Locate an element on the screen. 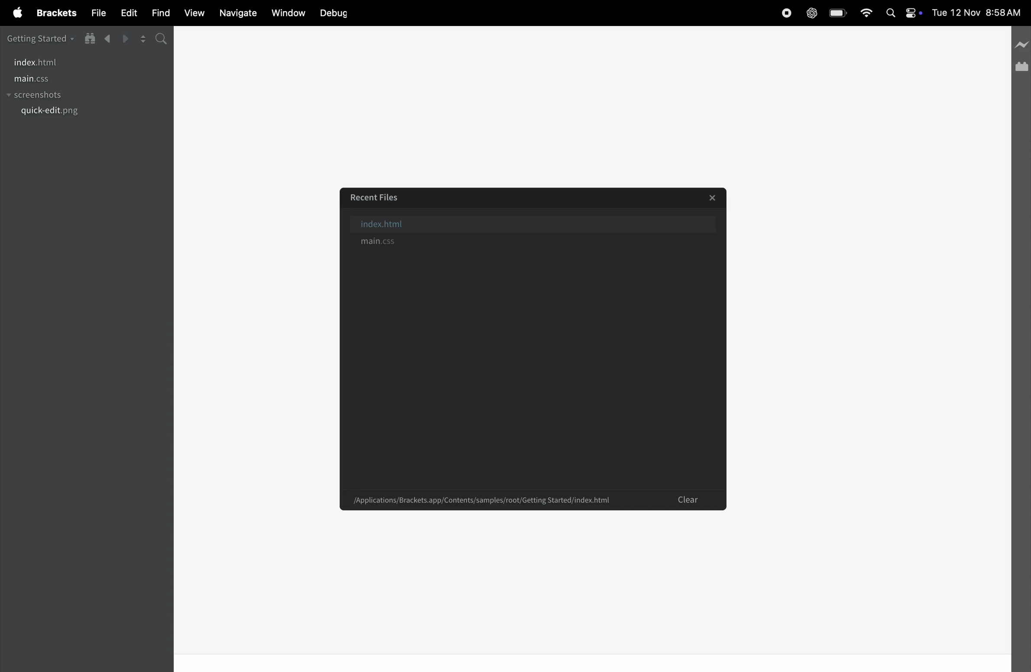 The height and width of the screenshot is (672, 1031). quick.edit.png is located at coordinates (52, 112).